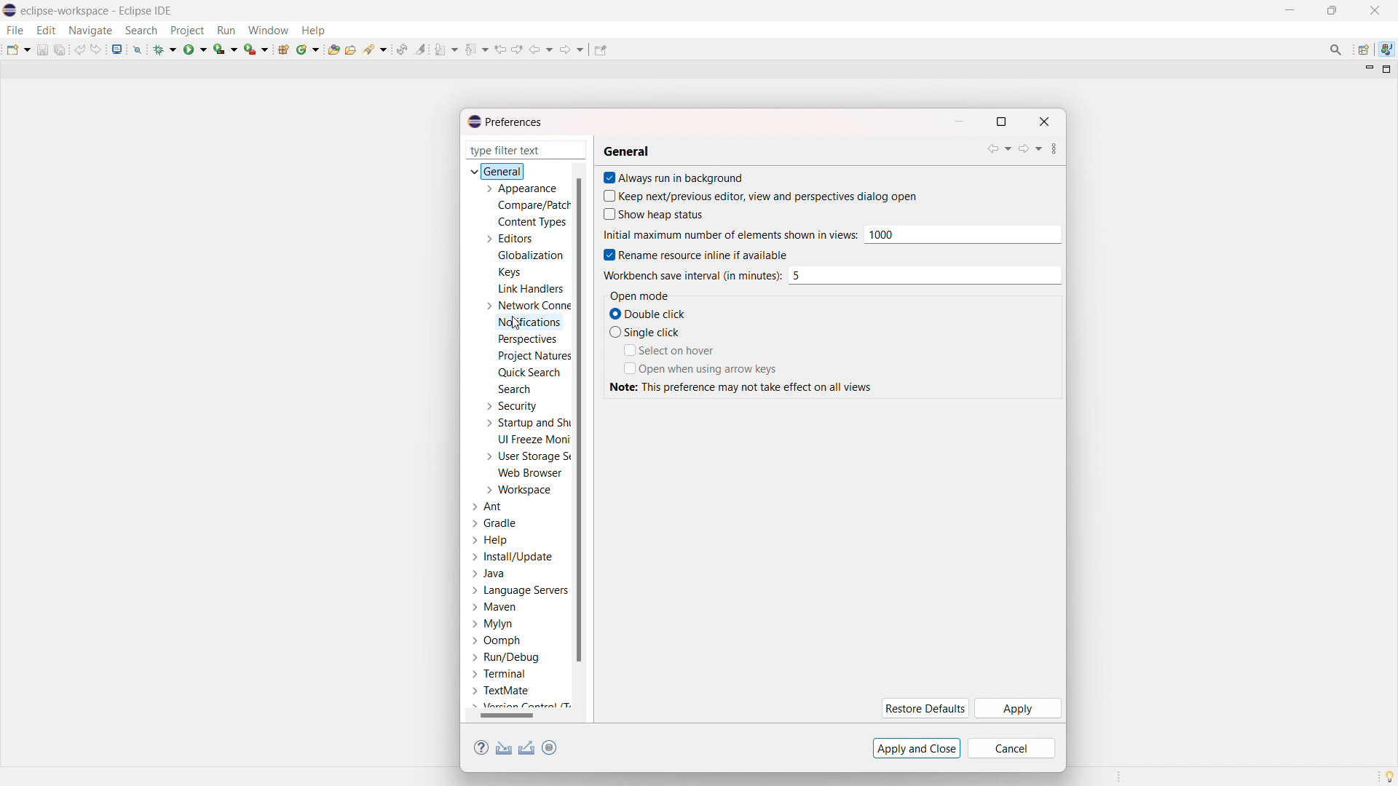 The height and width of the screenshot is (786, 1398). What do you see at coordinates (446, 49) in the screenshot?
I see `next annotation` at bounding box center [446, 49].